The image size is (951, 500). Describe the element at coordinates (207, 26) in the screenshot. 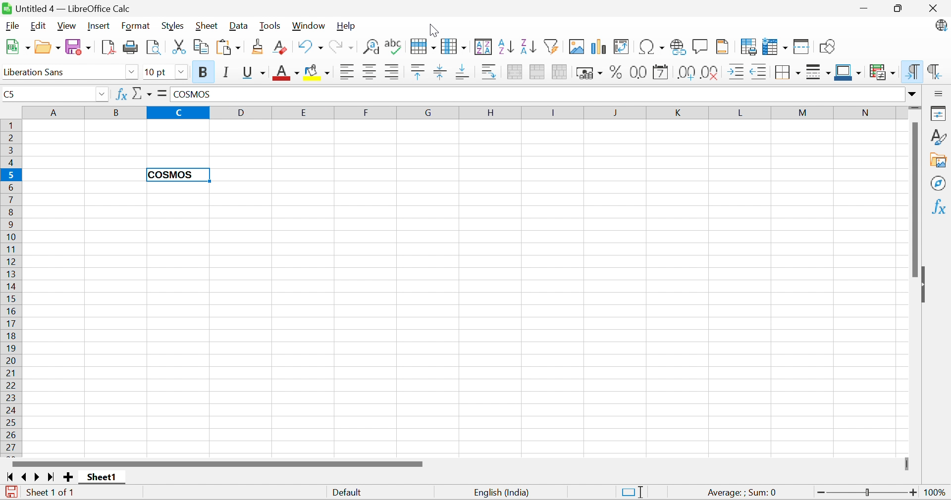

I see `Sheet` at that location.